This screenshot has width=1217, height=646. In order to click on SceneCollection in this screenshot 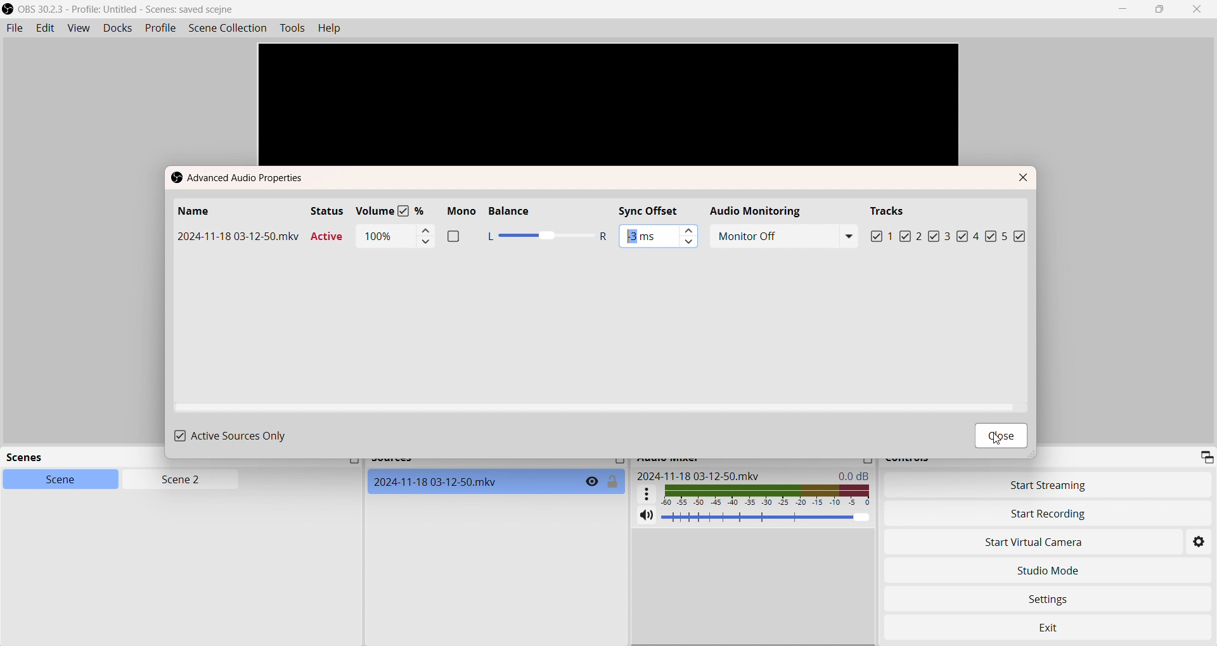, I will do `click(229, 27)`.